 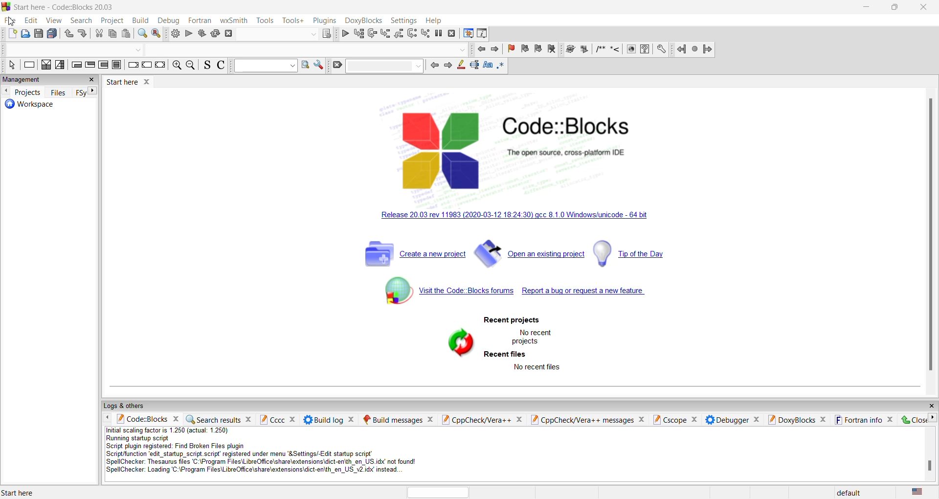 I want to click on close, so click(x=931, y=406).